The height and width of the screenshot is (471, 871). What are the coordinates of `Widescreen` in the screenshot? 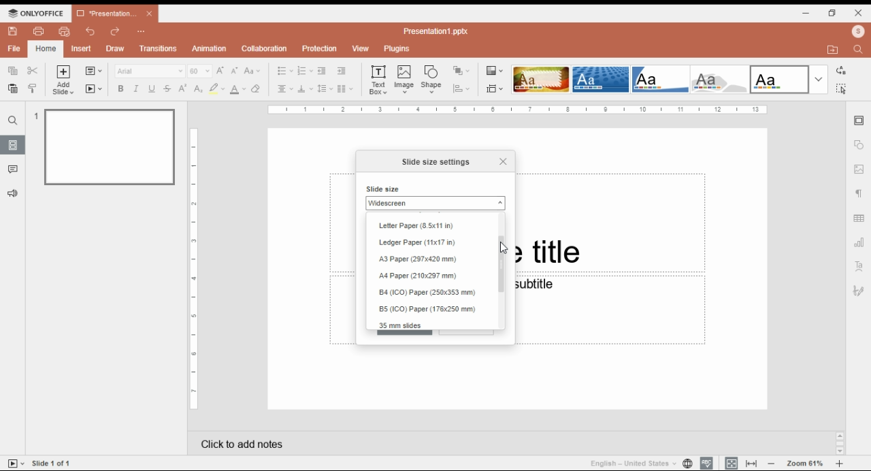 It's located at (435, 203).